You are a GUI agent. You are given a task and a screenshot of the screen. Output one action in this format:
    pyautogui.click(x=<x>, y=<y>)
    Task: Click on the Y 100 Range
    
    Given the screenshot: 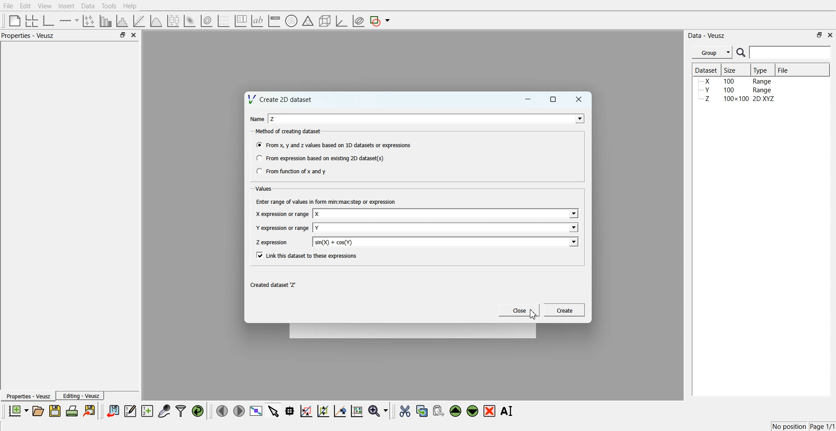 What is the action you would take?
    pyautogui.click(x=737, y=90)
    